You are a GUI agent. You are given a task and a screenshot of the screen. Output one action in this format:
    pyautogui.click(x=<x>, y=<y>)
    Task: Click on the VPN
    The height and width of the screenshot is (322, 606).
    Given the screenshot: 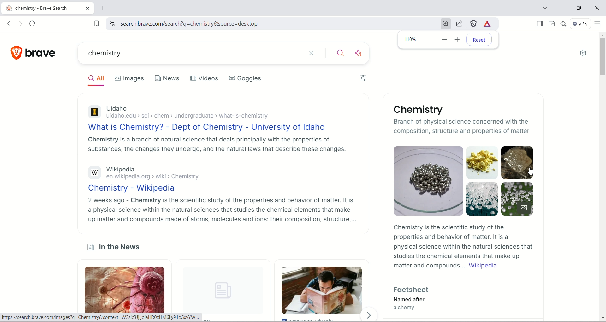 What is the action you would take?
    pyautogui.click(x=580, y=24)
    